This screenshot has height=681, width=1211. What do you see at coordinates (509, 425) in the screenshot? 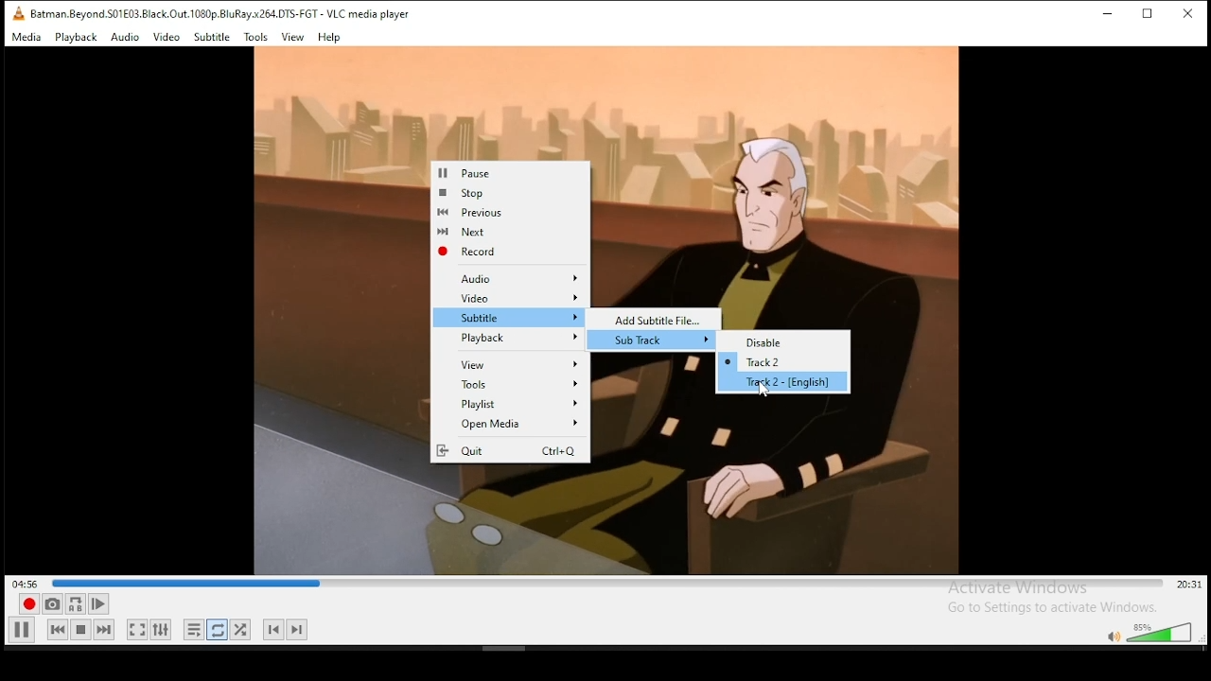
I see `‘Open Media ` at bounding box center [509, 425].